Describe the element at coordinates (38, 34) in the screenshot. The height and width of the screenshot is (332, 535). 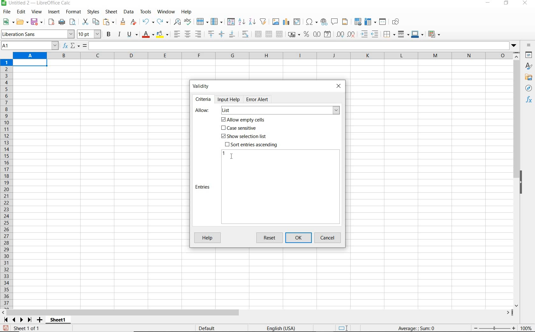
I see `font name` at that location.